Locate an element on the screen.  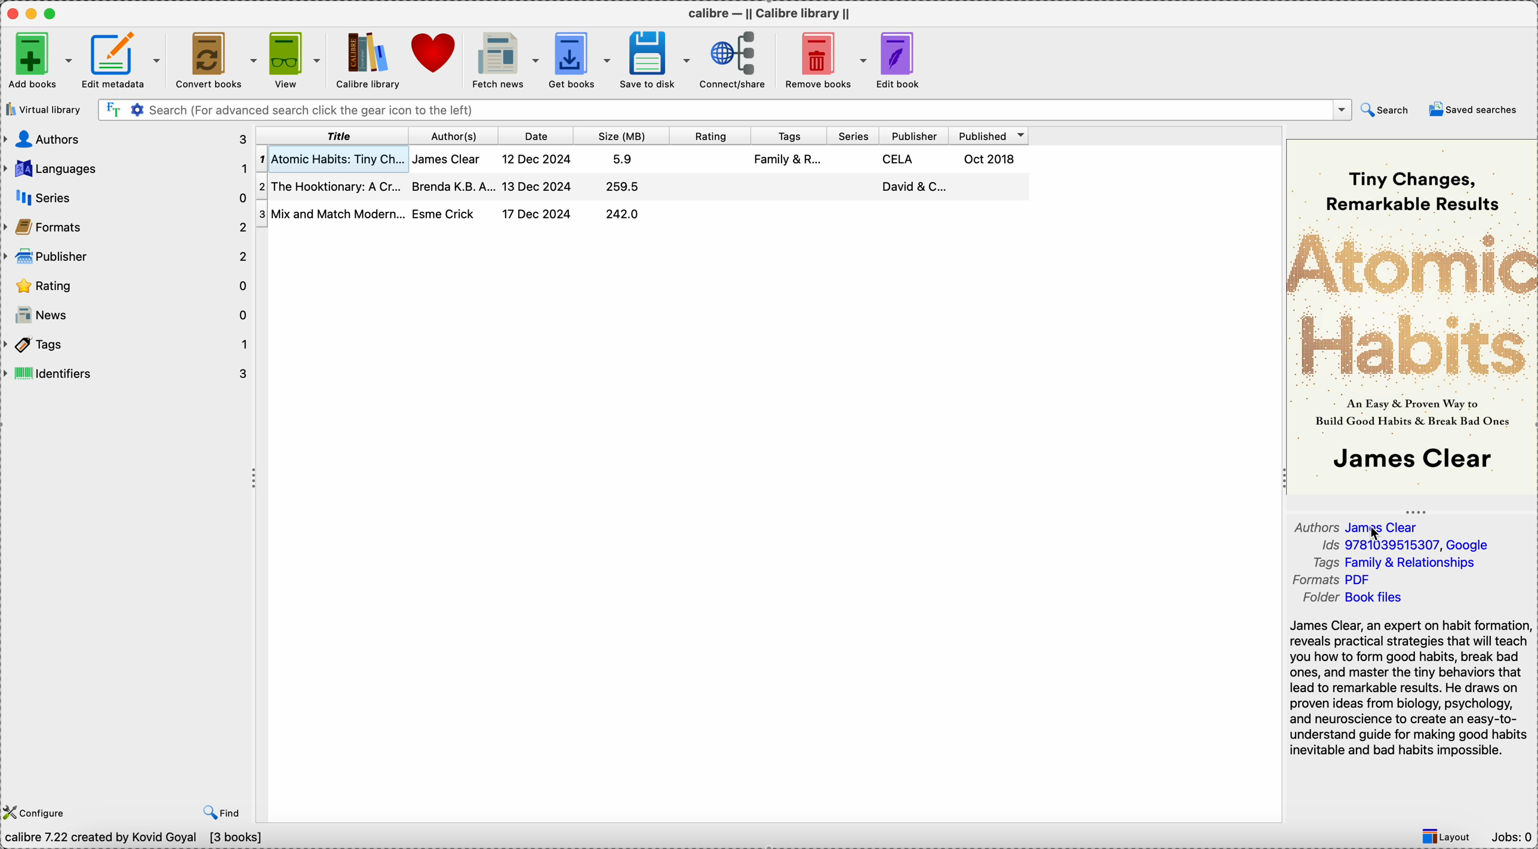
Oct 2018 is located at coordinates (989, 159).